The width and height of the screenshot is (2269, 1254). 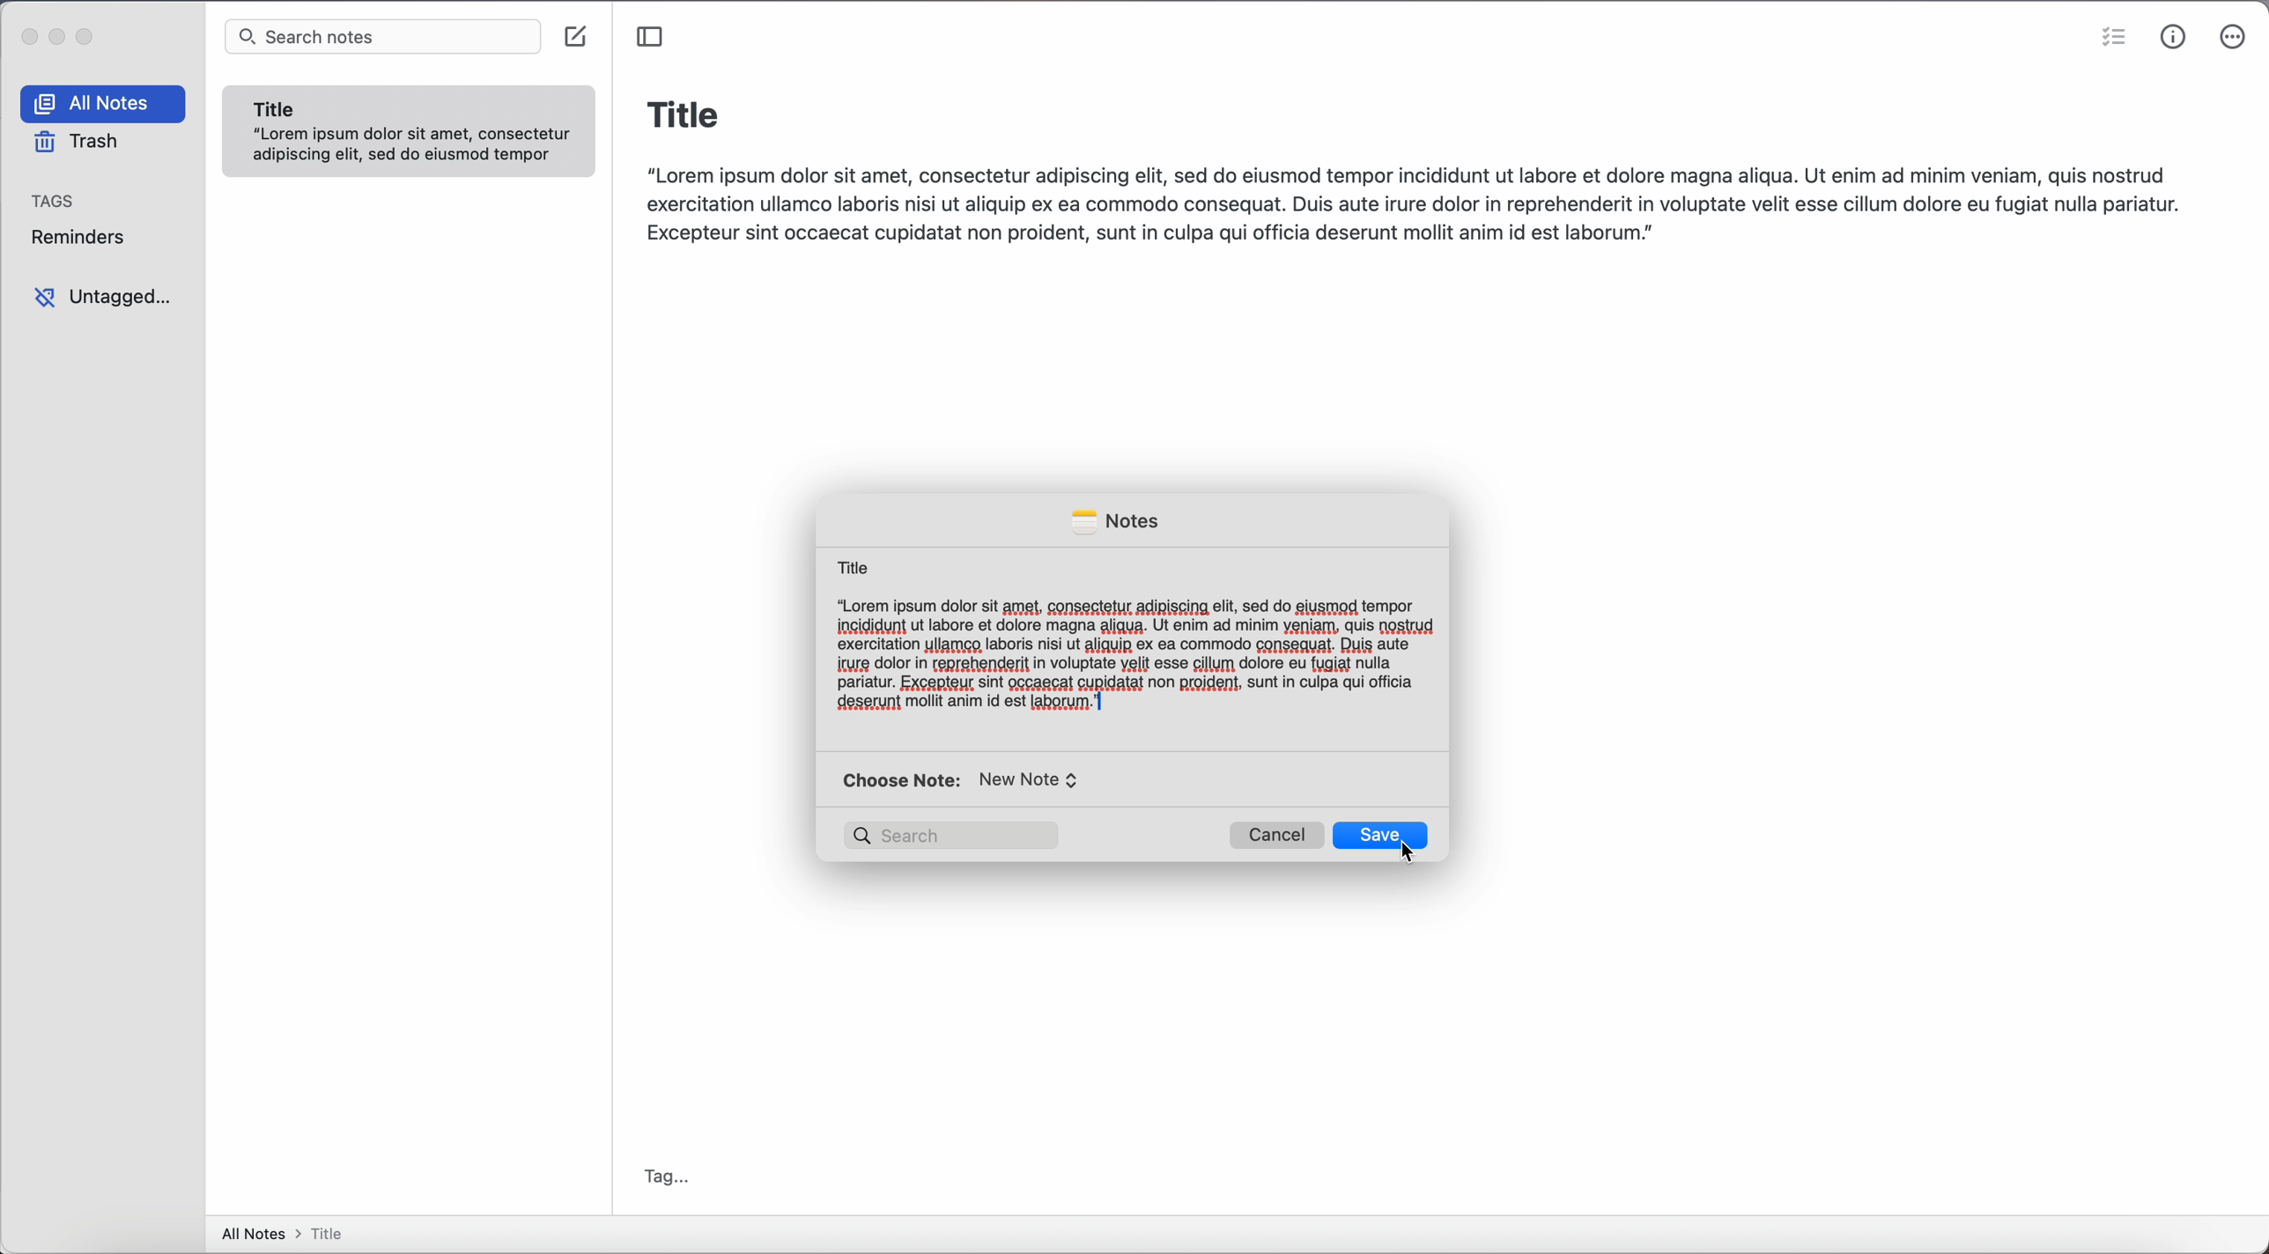 I want to click on check list, so click(x=2110, y=41).